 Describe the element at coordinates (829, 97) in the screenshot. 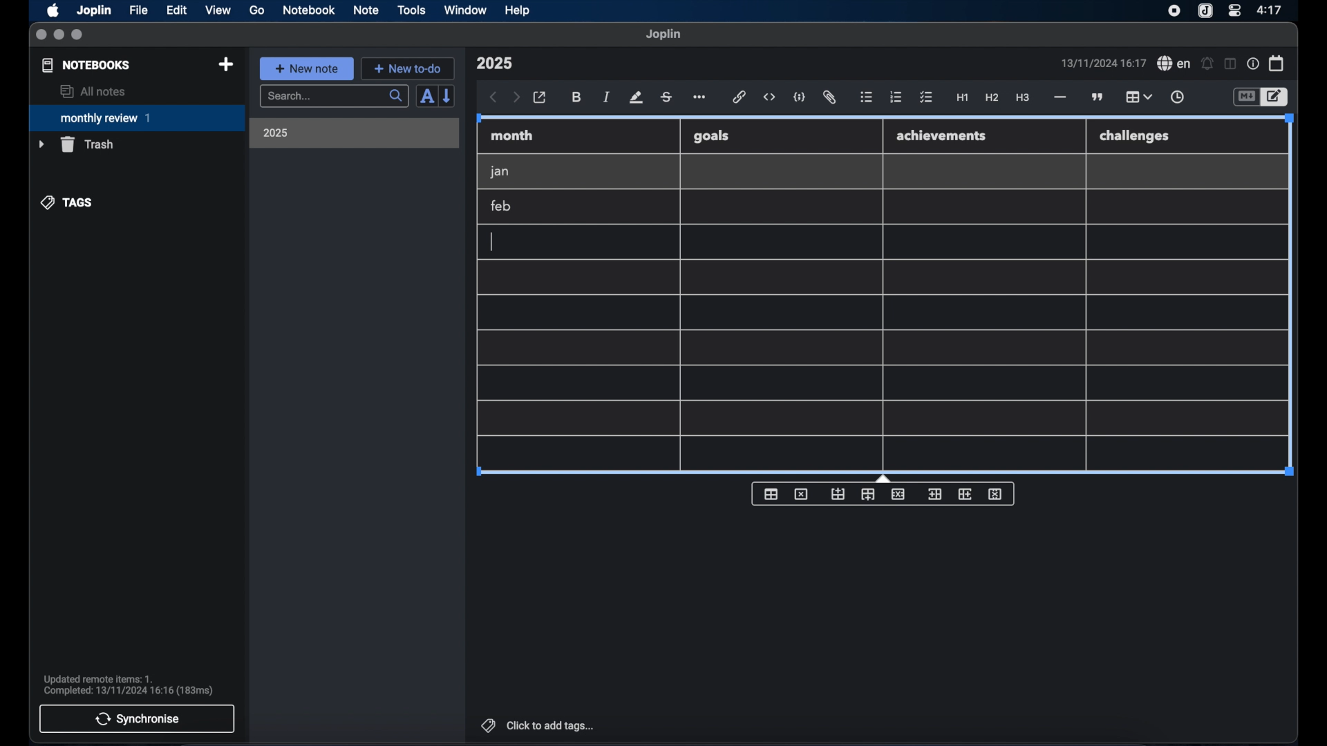

I see `attach file` at that location.